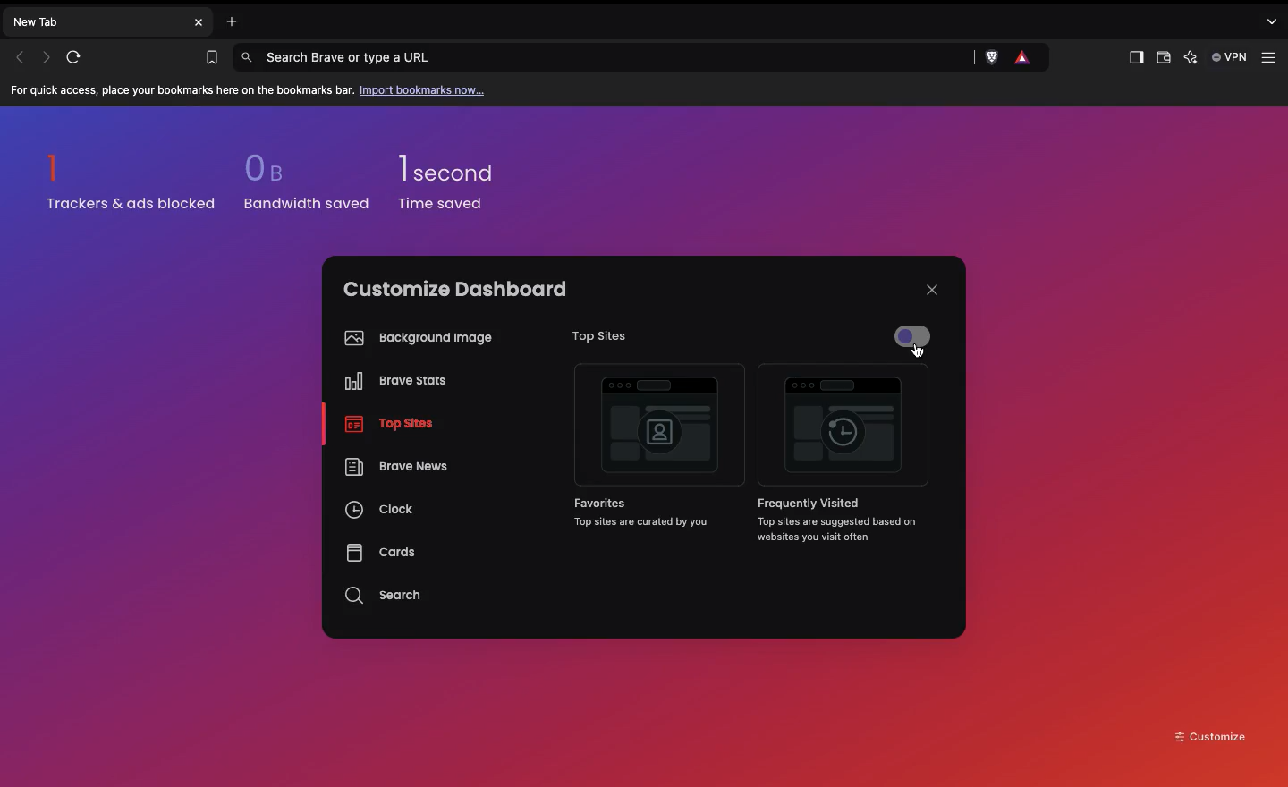 The height and width of the screenshot is (787, 1288). I want to click on Favorites Top sites are curated by you, so click(653, 514).